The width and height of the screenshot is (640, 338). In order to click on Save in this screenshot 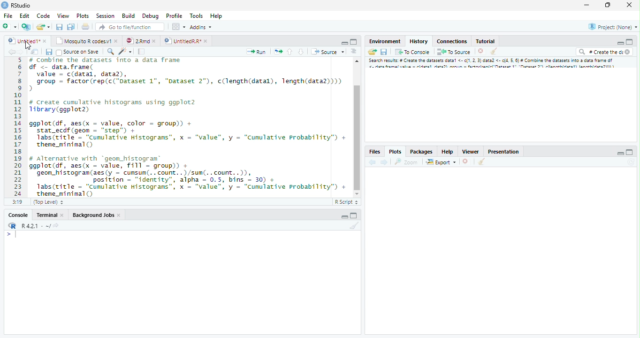, I will do `click(386, 51)`.